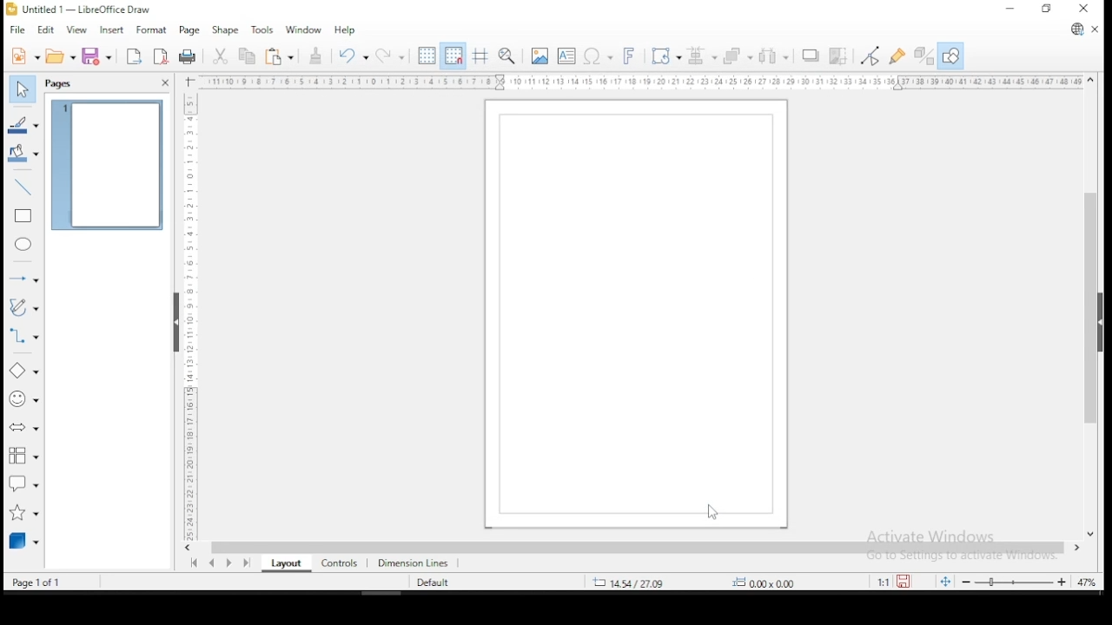  I want to click on close pane, so click(162, 83).